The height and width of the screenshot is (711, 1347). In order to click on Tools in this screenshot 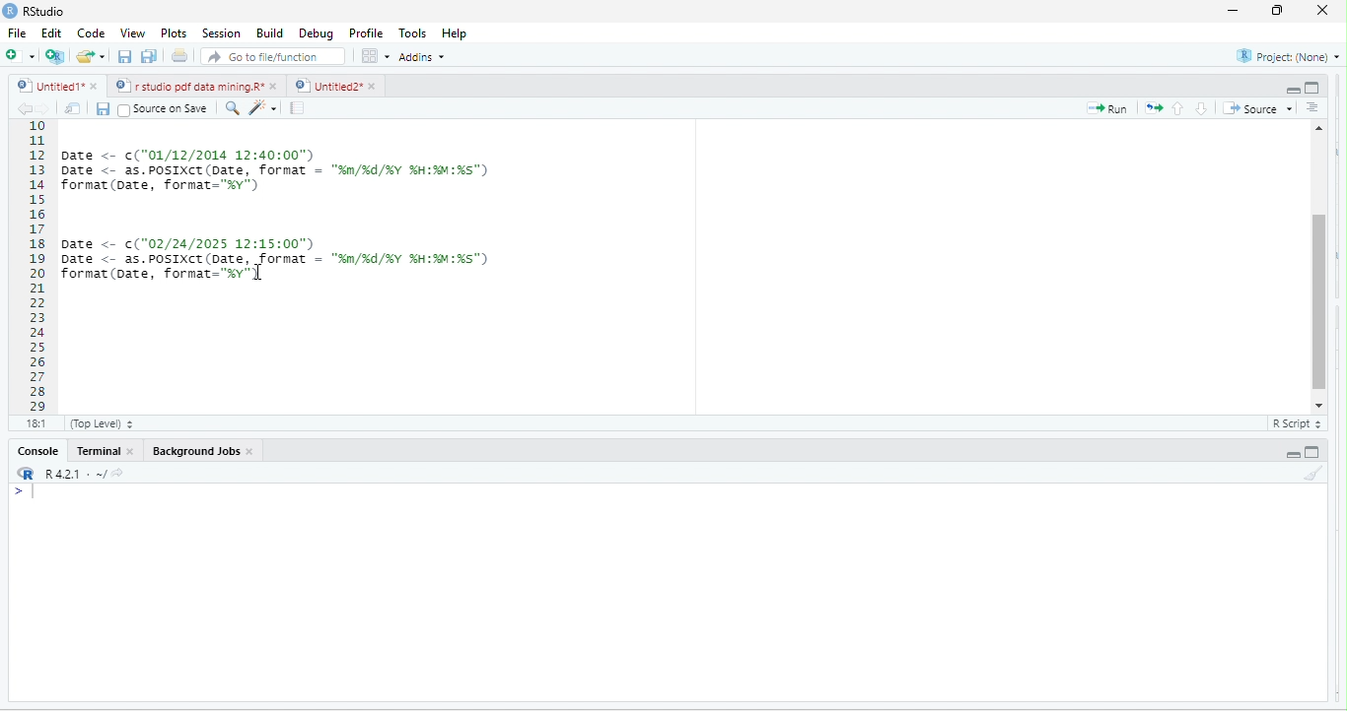, I will do `click(410, 33)`.